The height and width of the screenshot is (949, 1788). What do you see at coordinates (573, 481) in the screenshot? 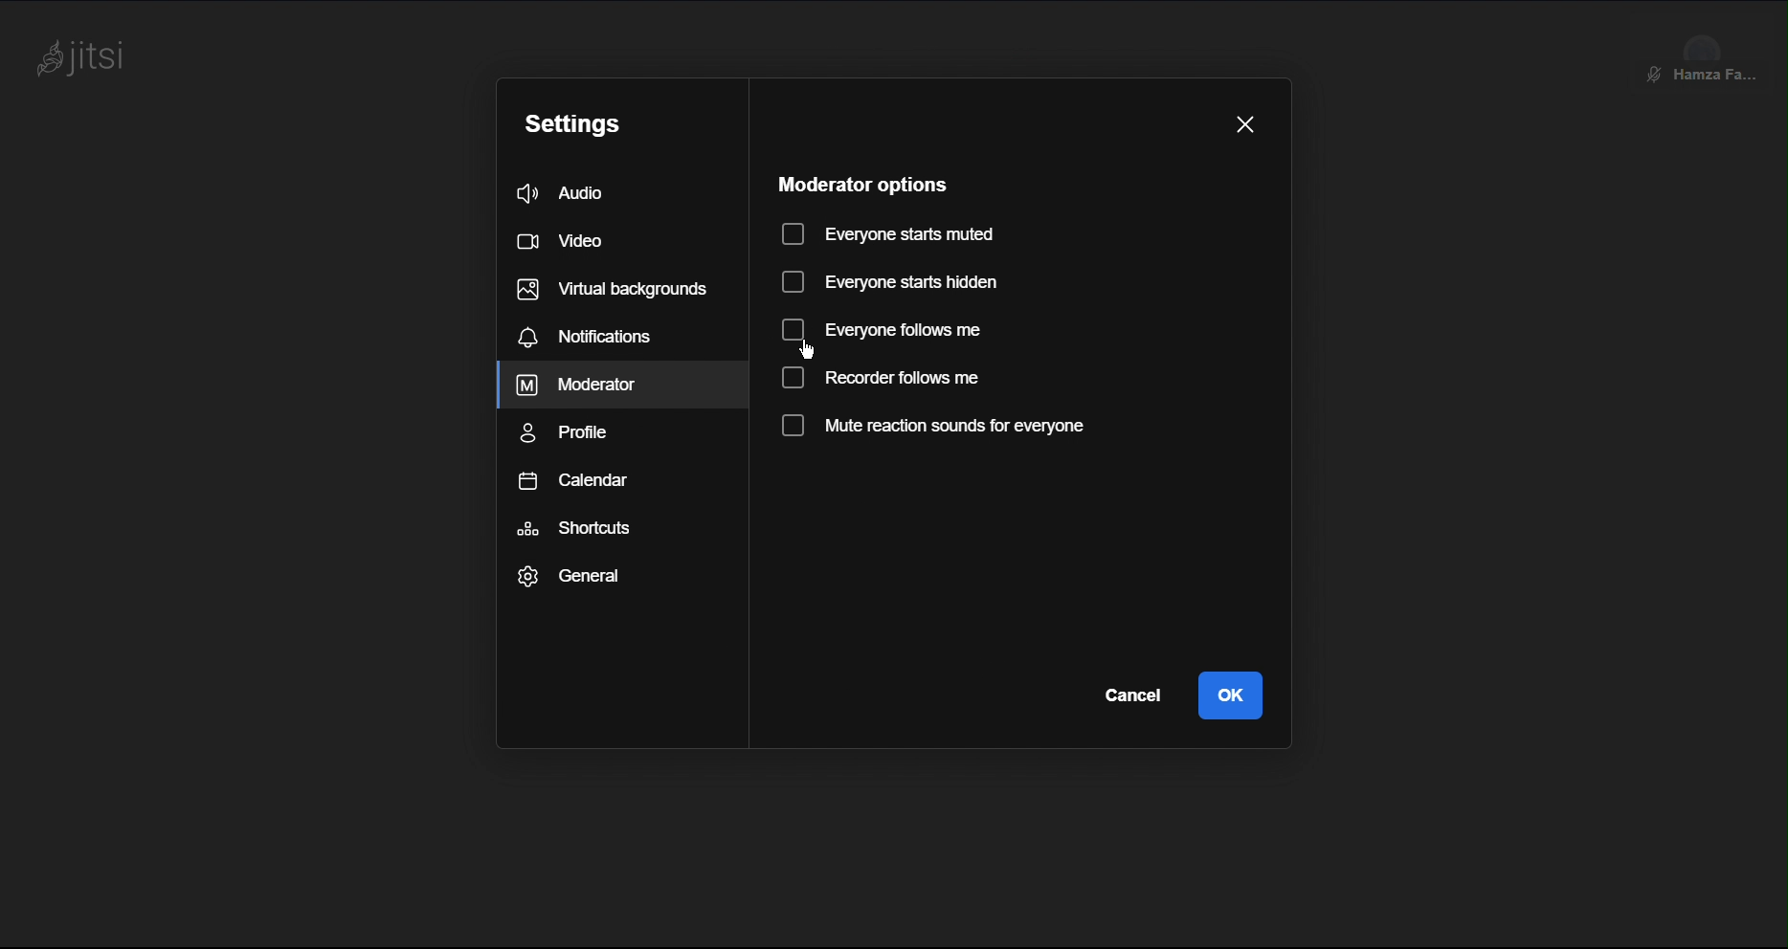
I see `Calendar` at bounding box center [573, 481].